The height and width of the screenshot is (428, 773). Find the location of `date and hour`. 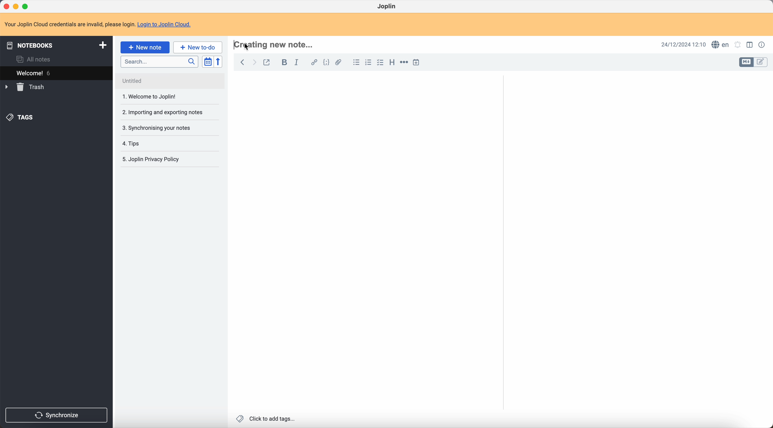

date and hour is located at coordinates (684, 44).